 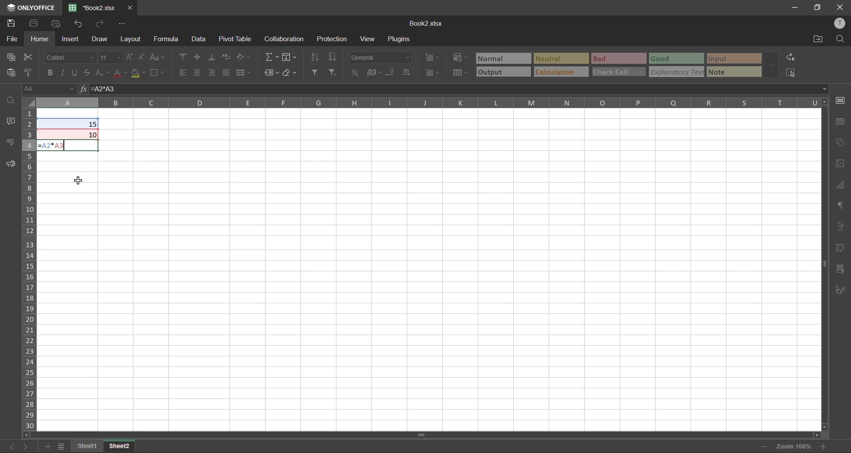 I want to click on align left, so click(x=185, y=73).